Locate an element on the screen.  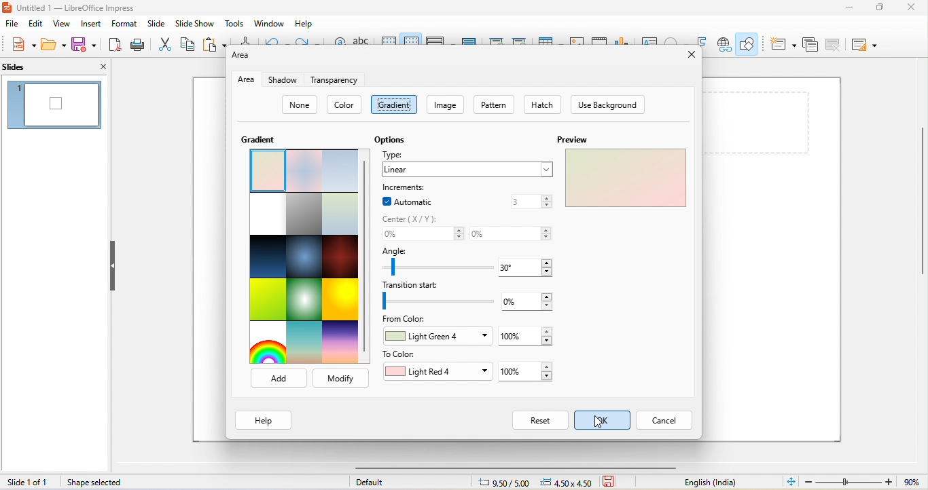
copy is located at coordinates (188, 43).